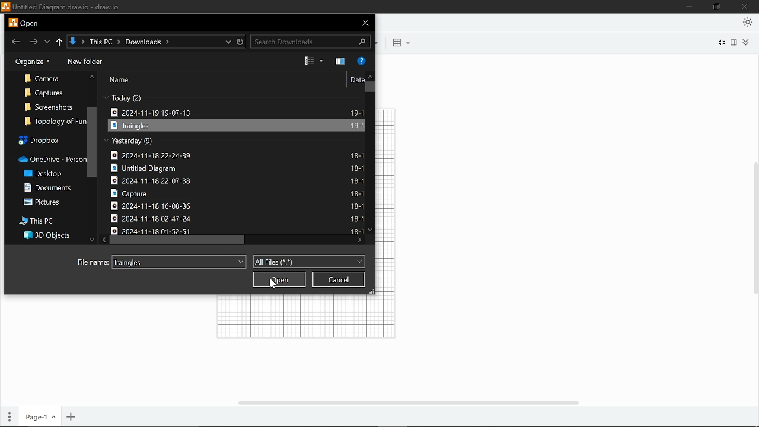 This screenshot has height=427, width=759. What do you see at coordinates (238, 169) in the screenshot?
I see `Untitled Diagram       18-1` at bounding box center [238, 169].